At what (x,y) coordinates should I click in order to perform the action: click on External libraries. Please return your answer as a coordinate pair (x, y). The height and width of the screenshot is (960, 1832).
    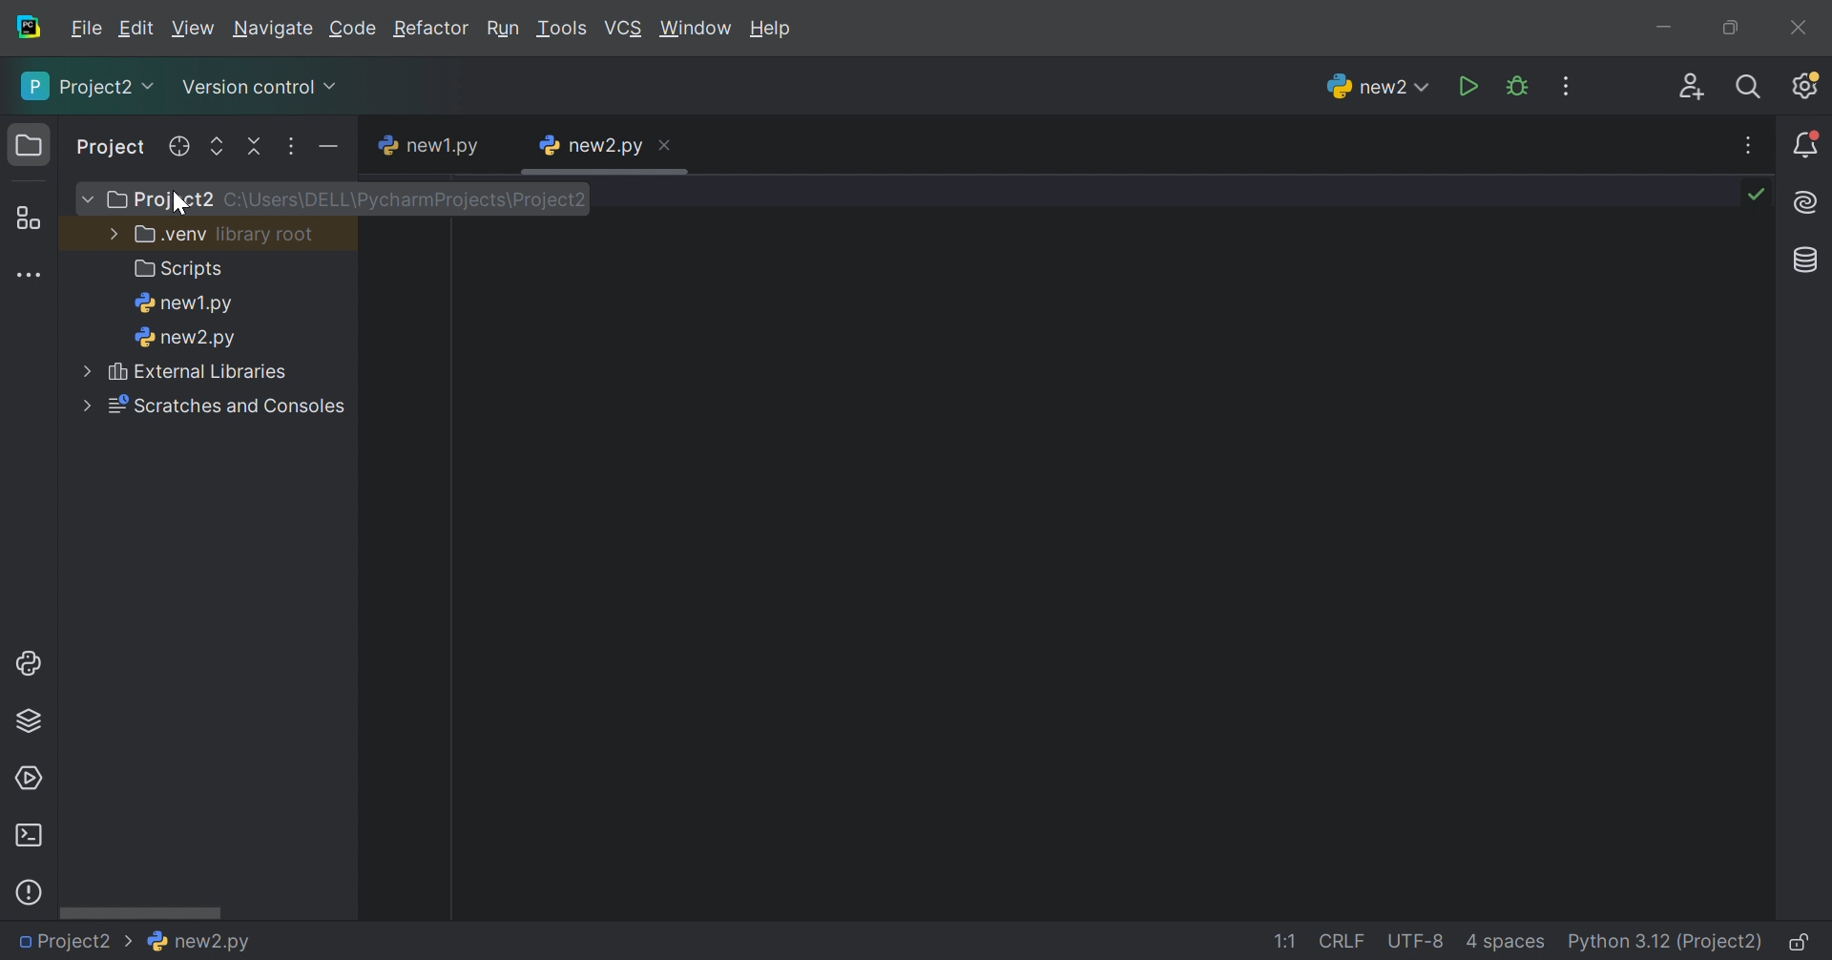
    Looking at the image, I should click on (200, 372).